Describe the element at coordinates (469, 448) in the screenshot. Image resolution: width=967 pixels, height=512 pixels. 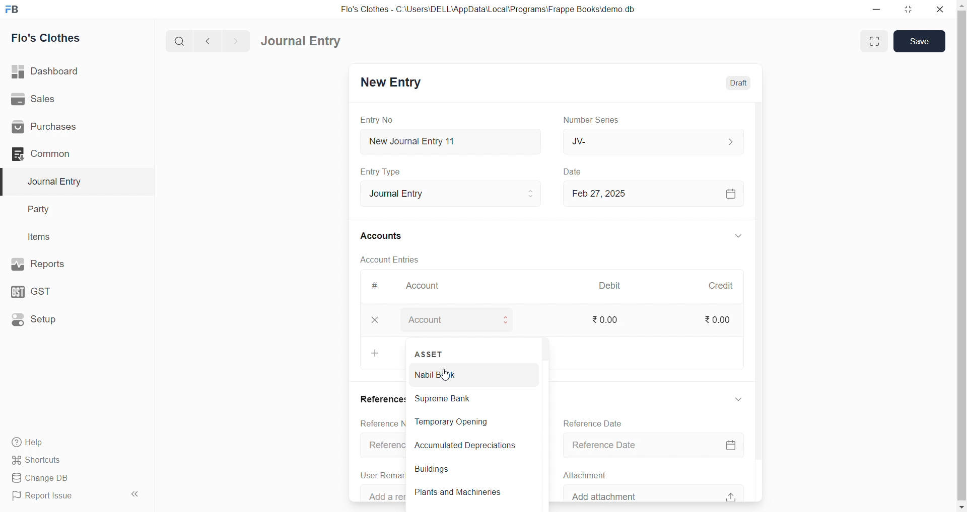
I see `Accumulated Depreciations` at that location.